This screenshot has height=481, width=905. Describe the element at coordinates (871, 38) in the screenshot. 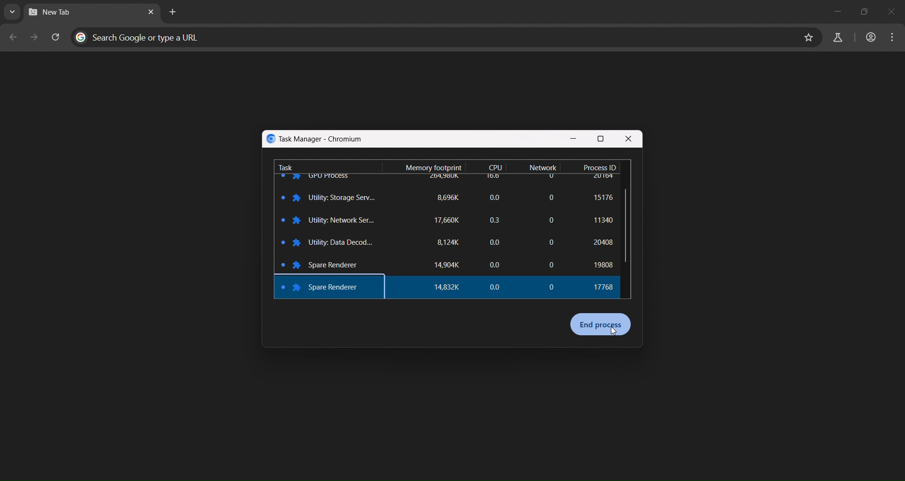

I see `account` at that location.